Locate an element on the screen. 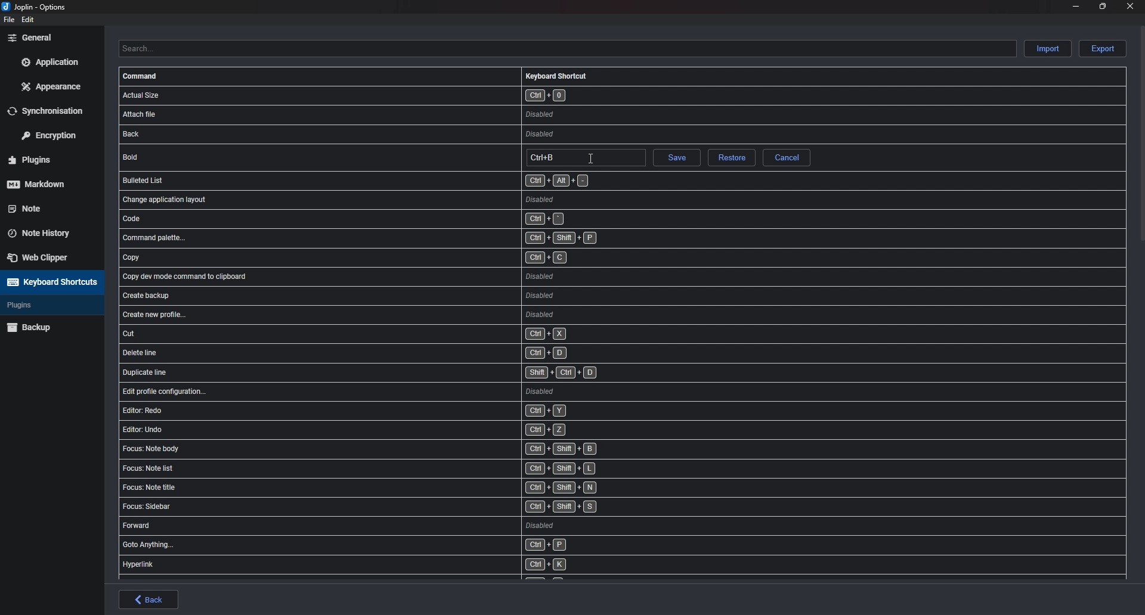 The height and width of the screenshot is (615, 1145). shortcut is located at coordinates (401, 218).